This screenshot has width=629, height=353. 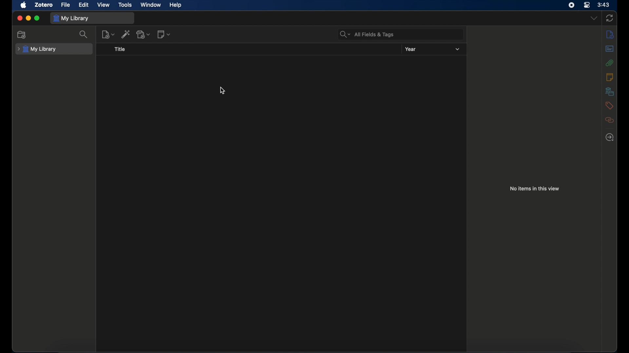 What do you see at coordinates (587, 5) in the screenshot?
I see `control center` at bounding box center [587, 5].